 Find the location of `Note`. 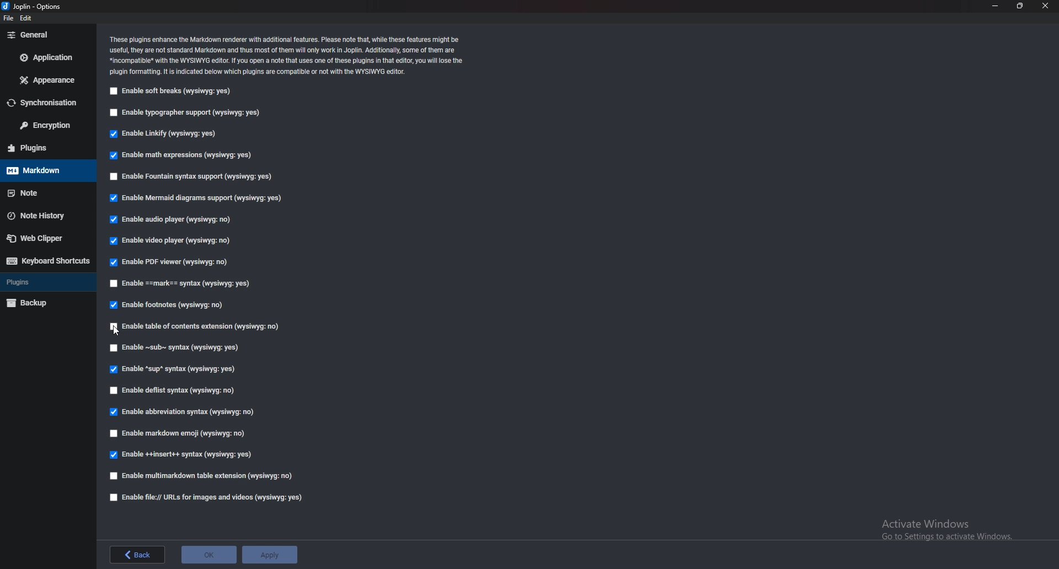

Note is located at coordinates (47, 192).